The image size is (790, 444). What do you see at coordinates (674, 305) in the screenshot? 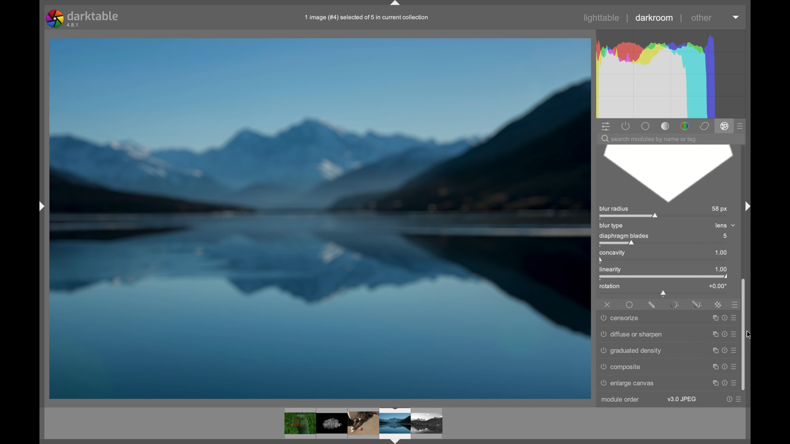
I see `parametricamsk` at bounding box center [674, 305].